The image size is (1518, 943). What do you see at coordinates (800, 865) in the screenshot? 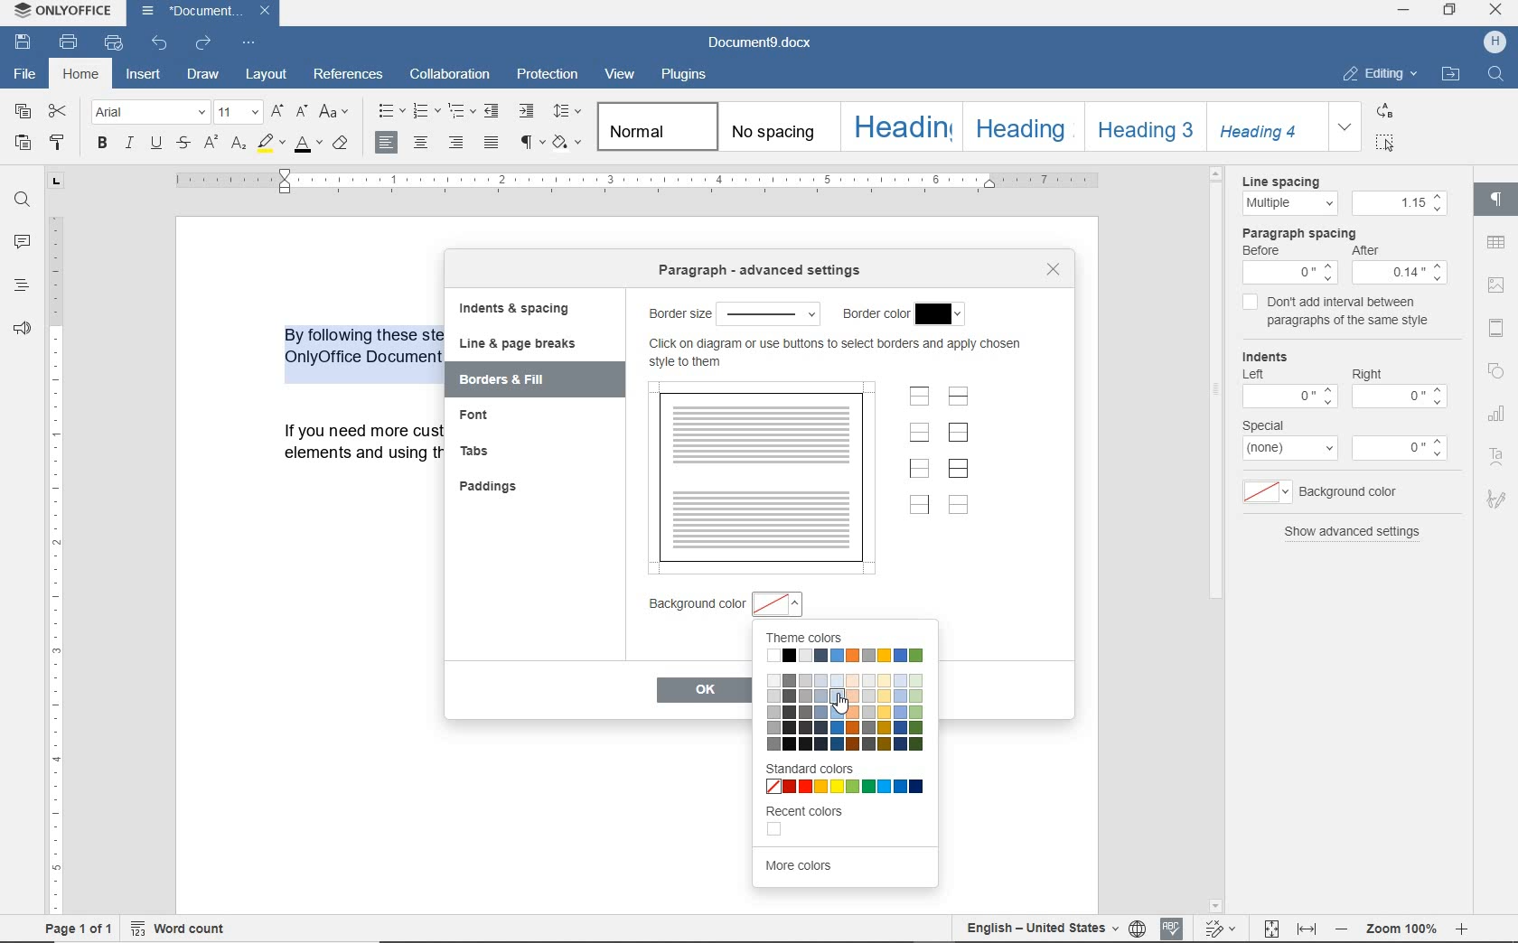
I see `more colors` at bounding box center [800, 865].